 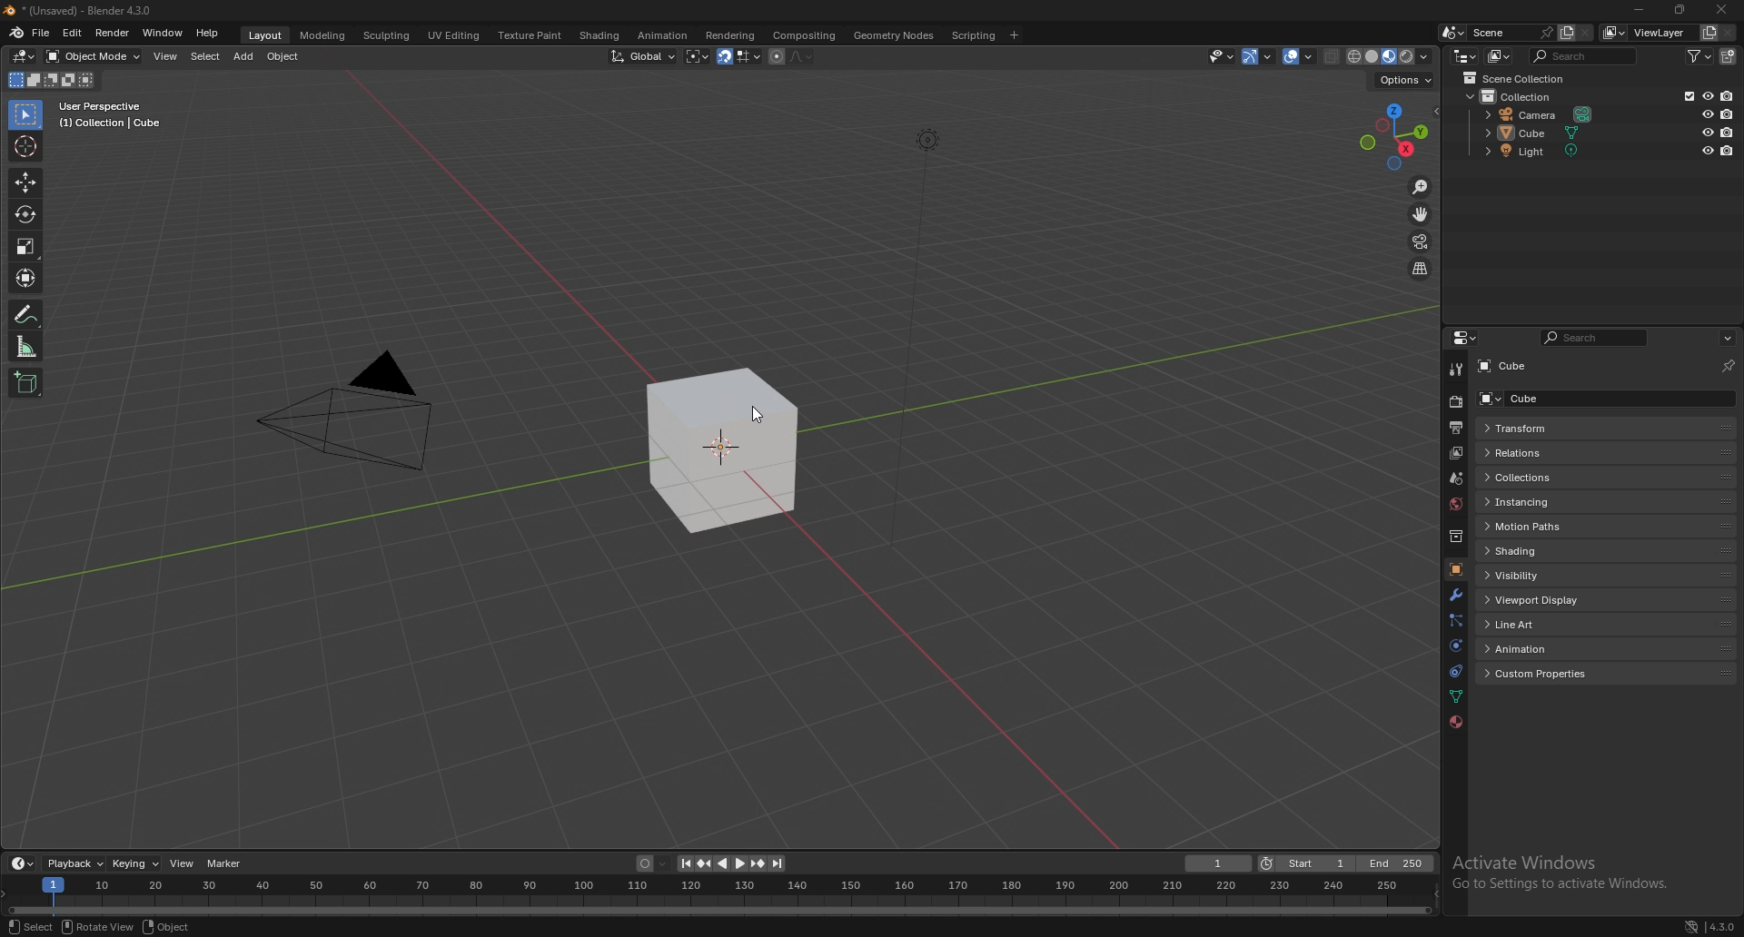 I want to click on geometry nodes, so click(x=894, y=35).